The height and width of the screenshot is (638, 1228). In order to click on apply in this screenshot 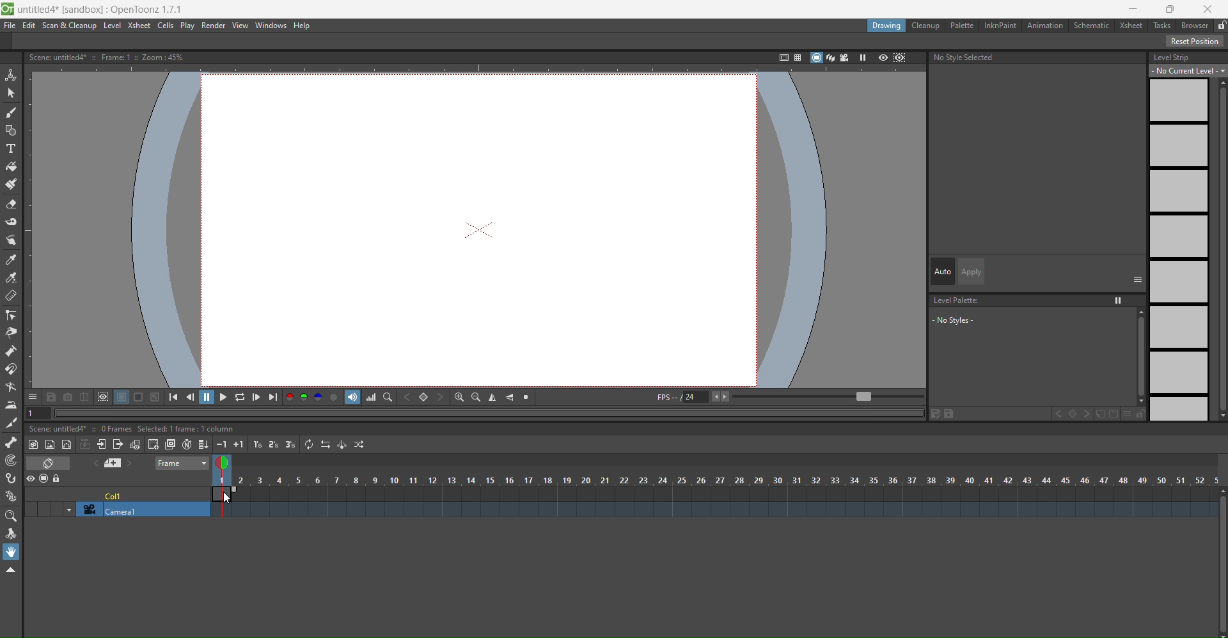, I will do `click(973, 272)`.